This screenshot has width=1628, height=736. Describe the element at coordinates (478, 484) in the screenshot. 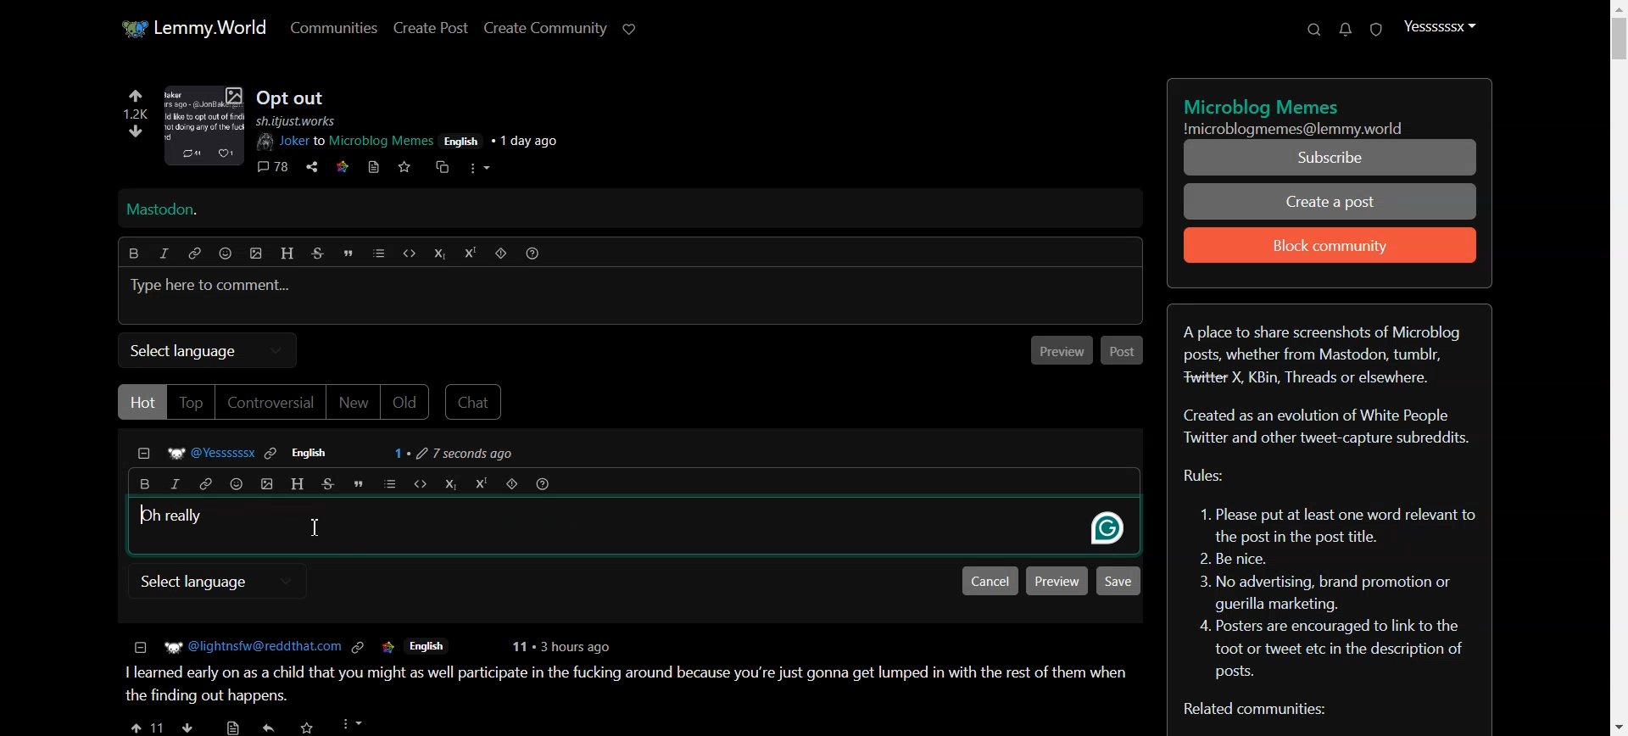

I see `Superscript` at that location.